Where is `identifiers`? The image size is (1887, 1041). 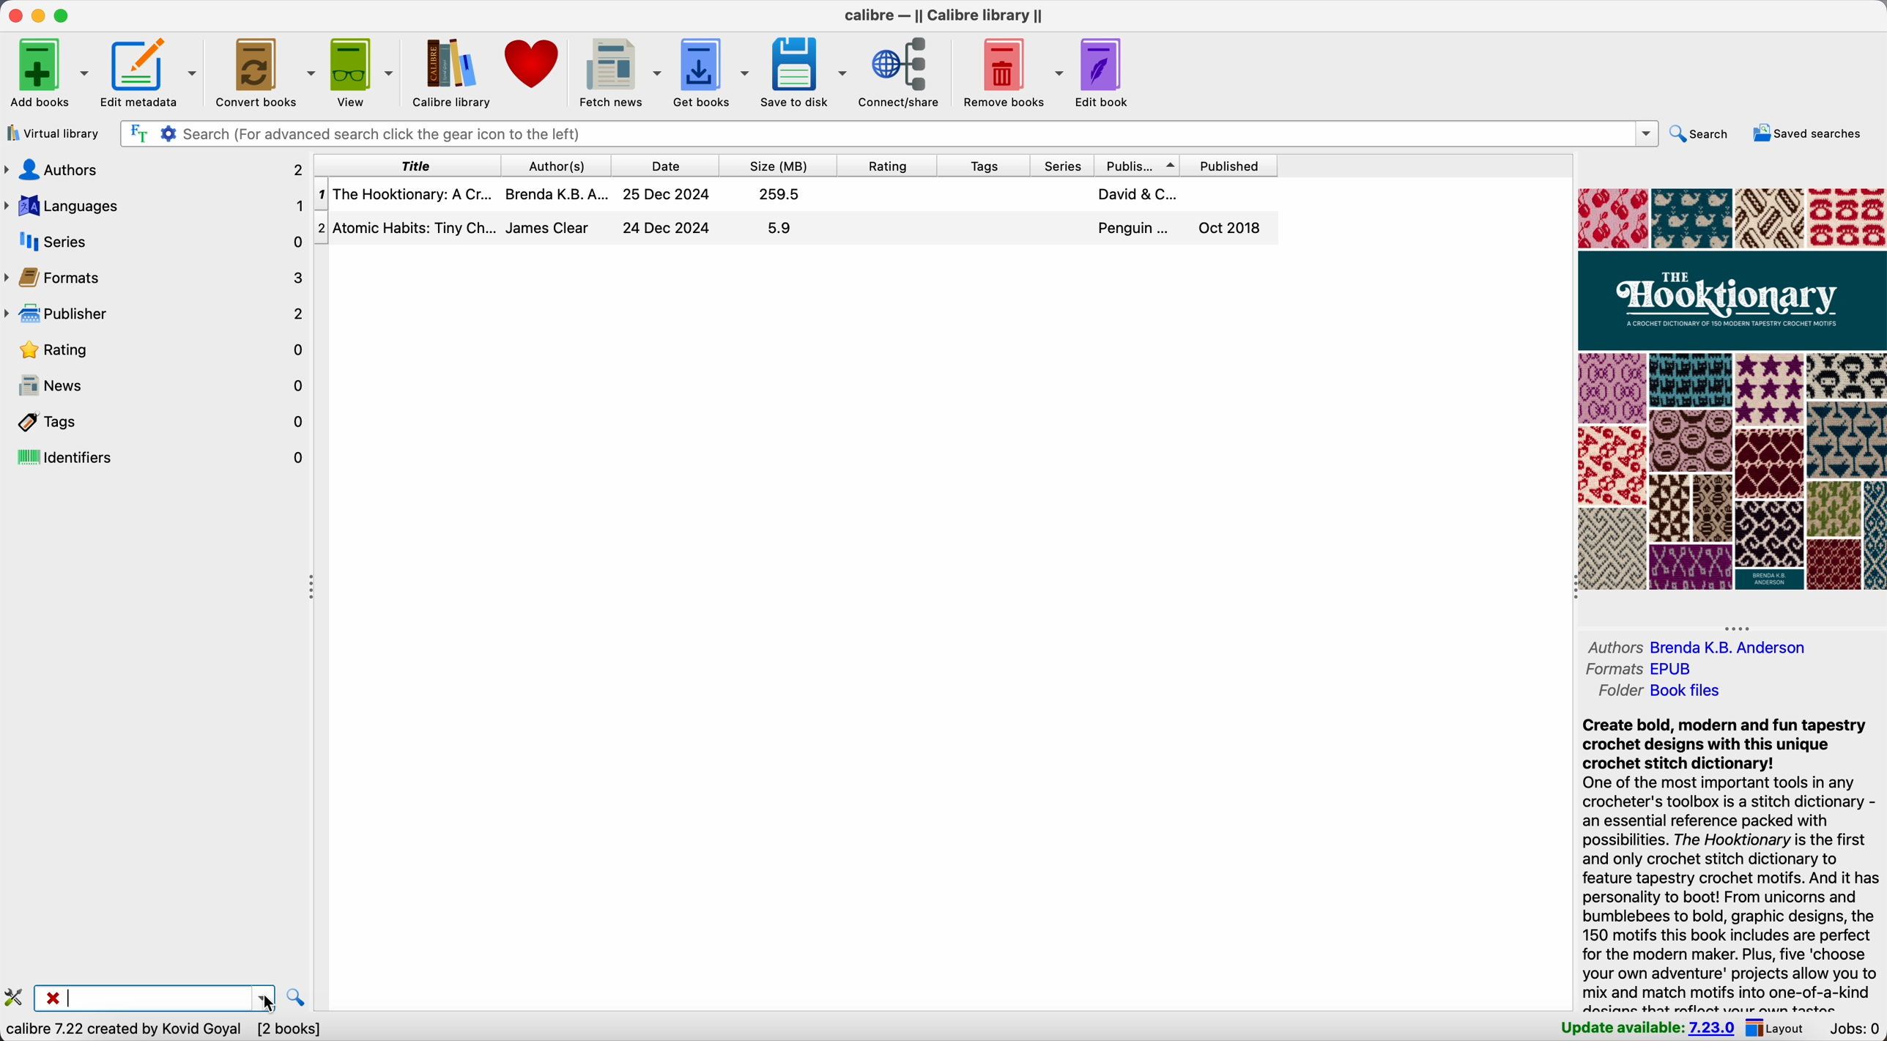
identifiers is located at coordinates (158, 456).